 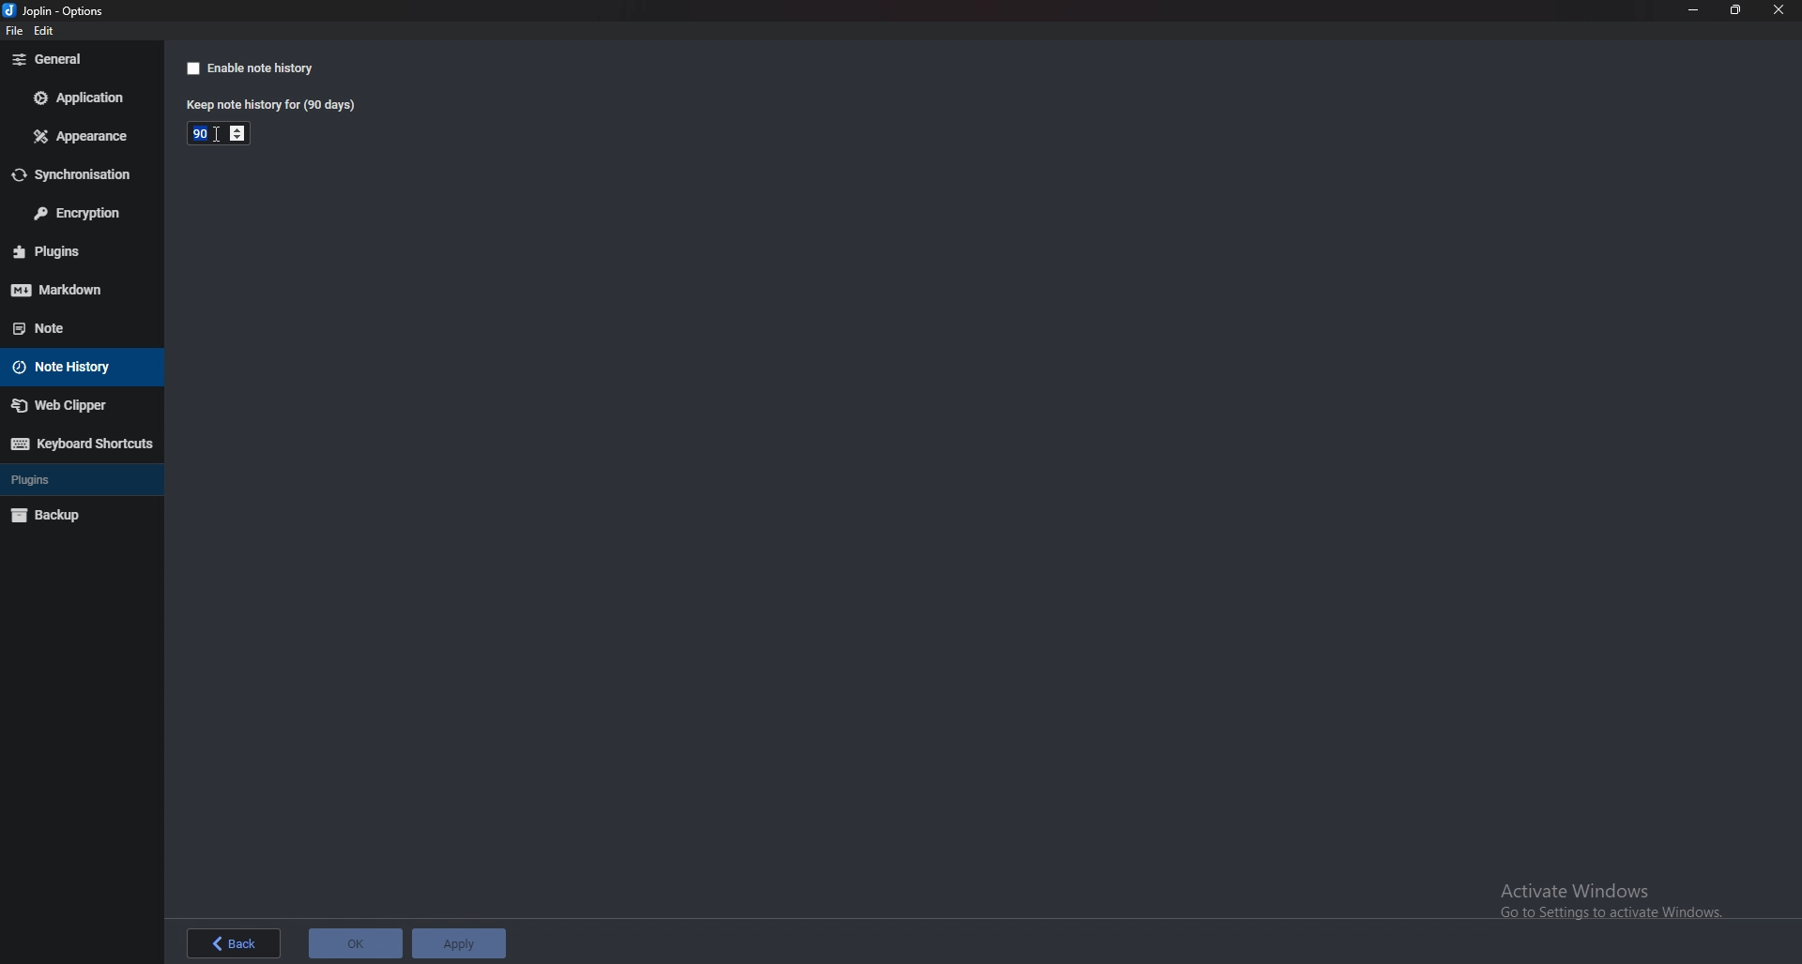 I want to click on Activate Windows
Go to Settings to activate Windows., so click(x=1609, y=906).